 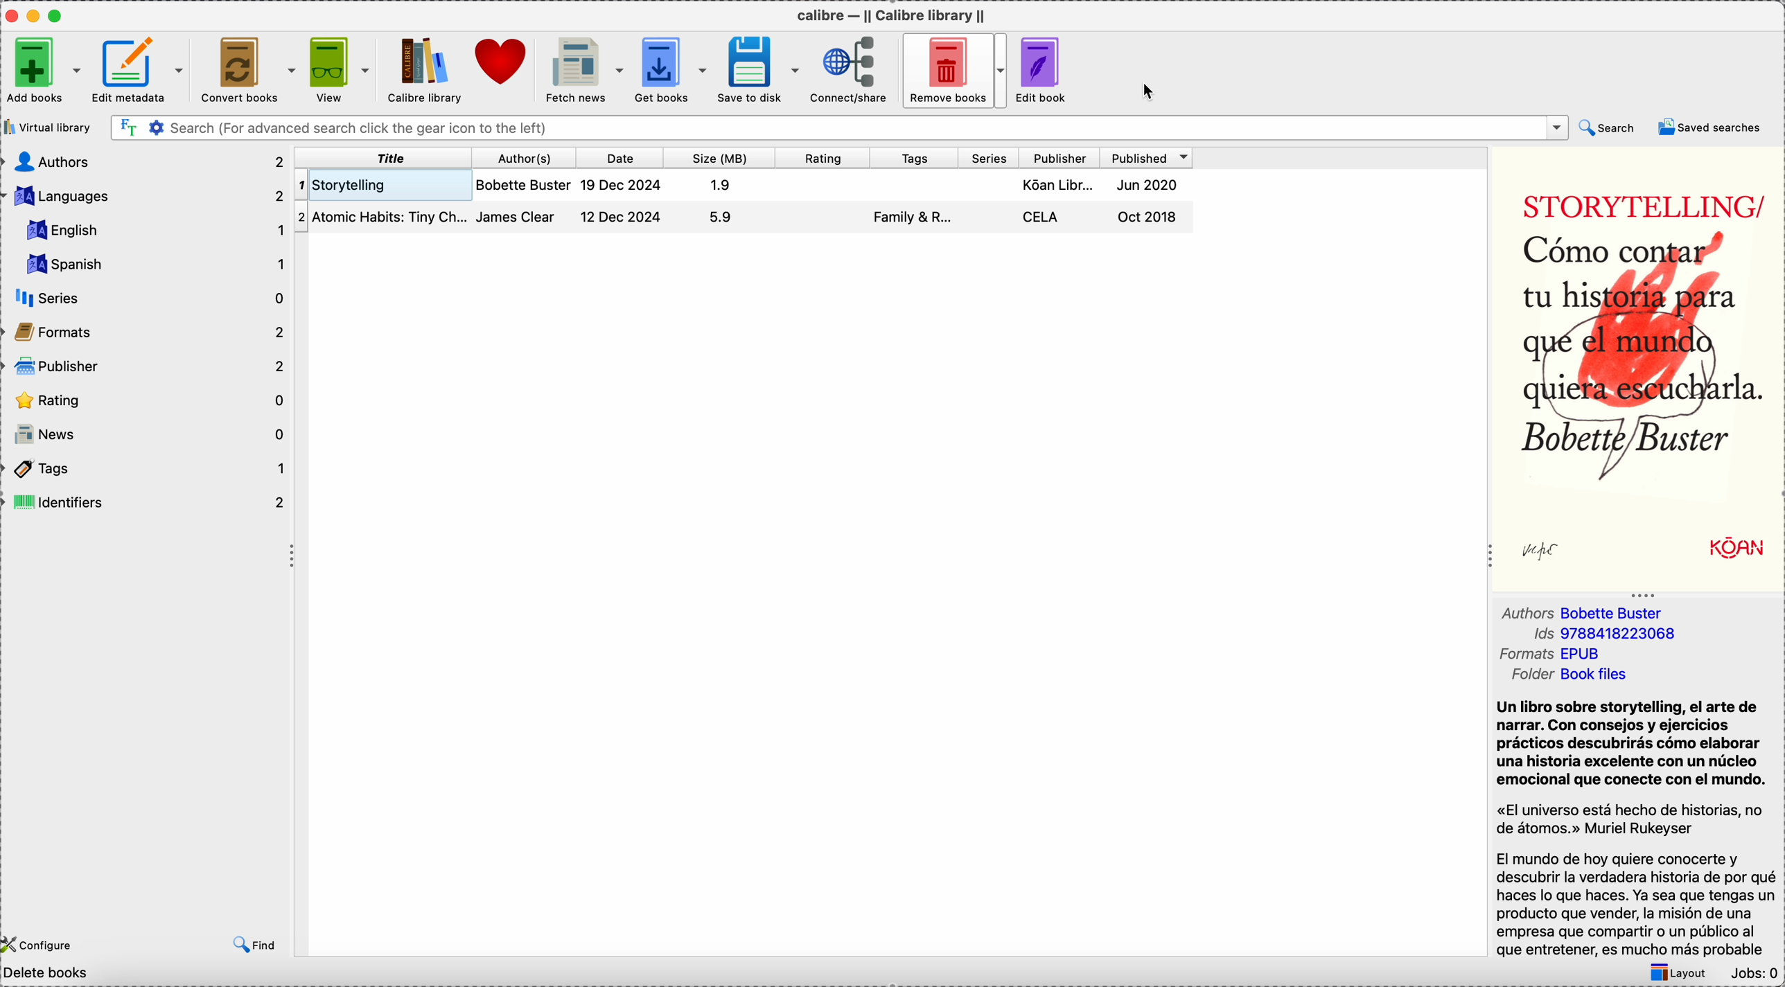 What do you see at coordinates (1681, 973) in the screenshot?
I see `layout` at bounding box center [1681, 973].